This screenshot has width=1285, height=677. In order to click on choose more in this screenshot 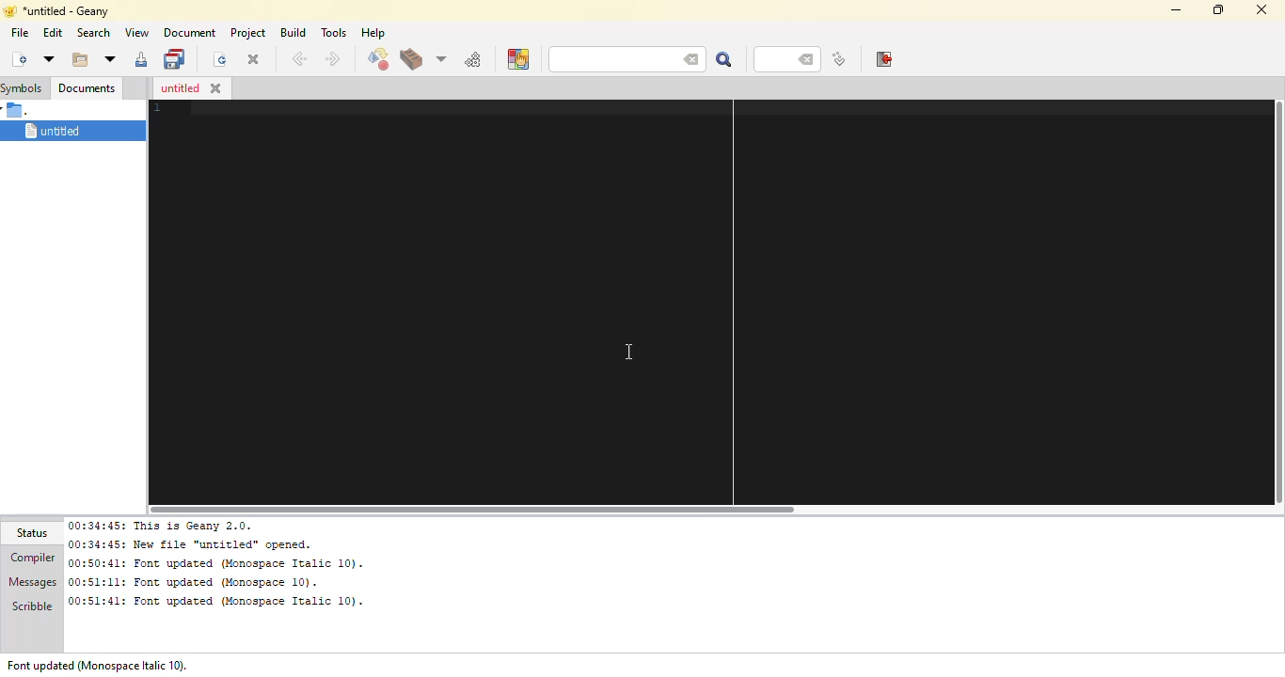, I will do `click(439, 58)`.